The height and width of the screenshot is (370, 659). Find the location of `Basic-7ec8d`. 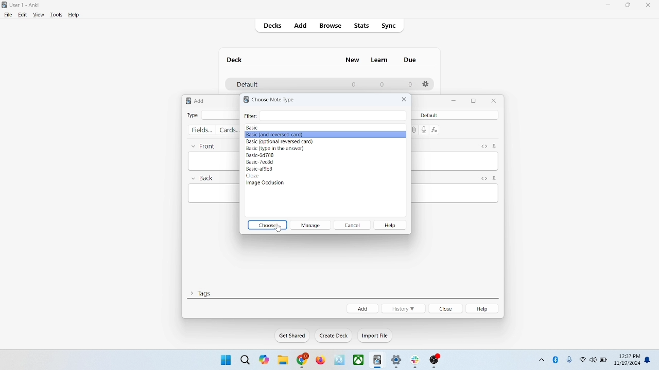

Basic-7ec8d is located at coordinates (262, 162).